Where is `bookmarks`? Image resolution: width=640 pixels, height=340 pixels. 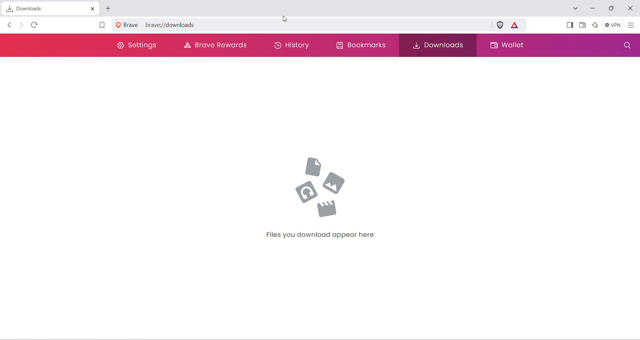 bookmarks is located at coordinates (361, 46).